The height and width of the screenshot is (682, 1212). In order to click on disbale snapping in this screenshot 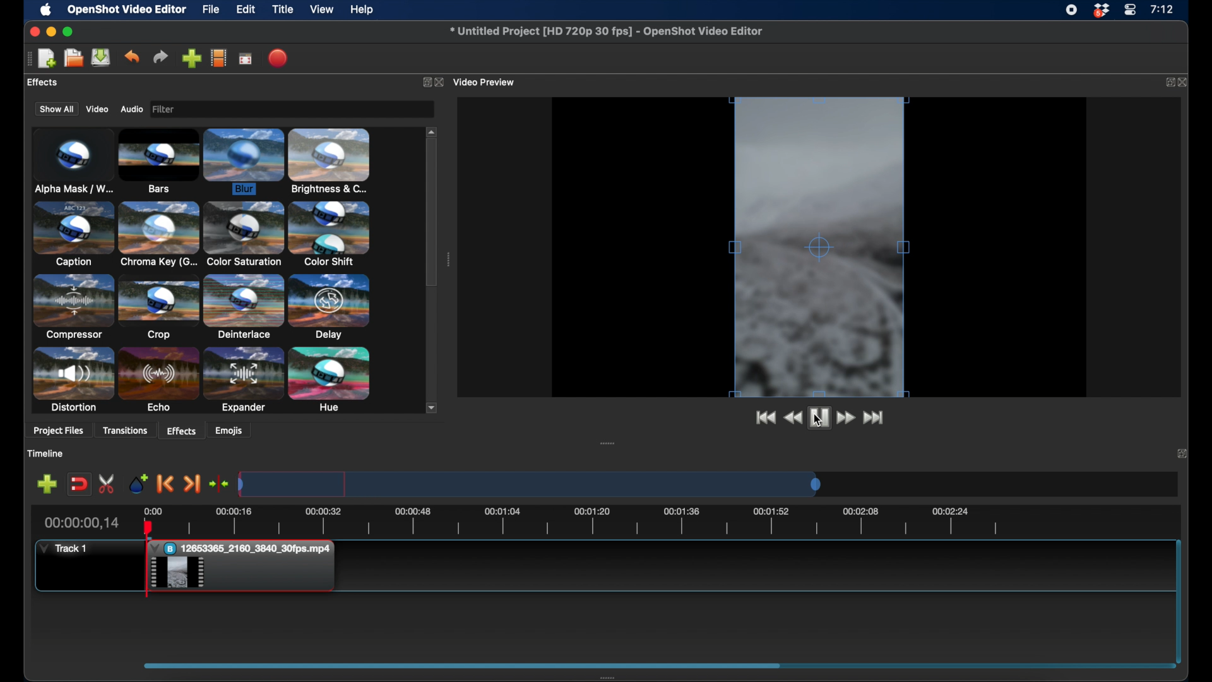, I will do `click(80, 483)`.